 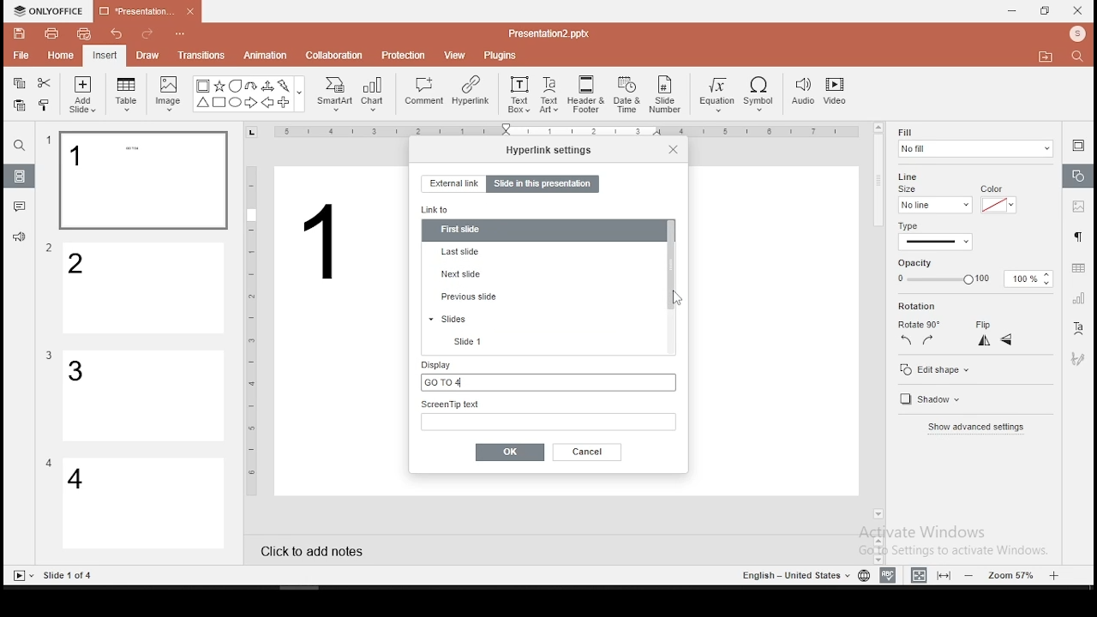 What do you see at coordinates (542, 231) in the screenshot?
I see `first slide` at bounding box center [542, 231].